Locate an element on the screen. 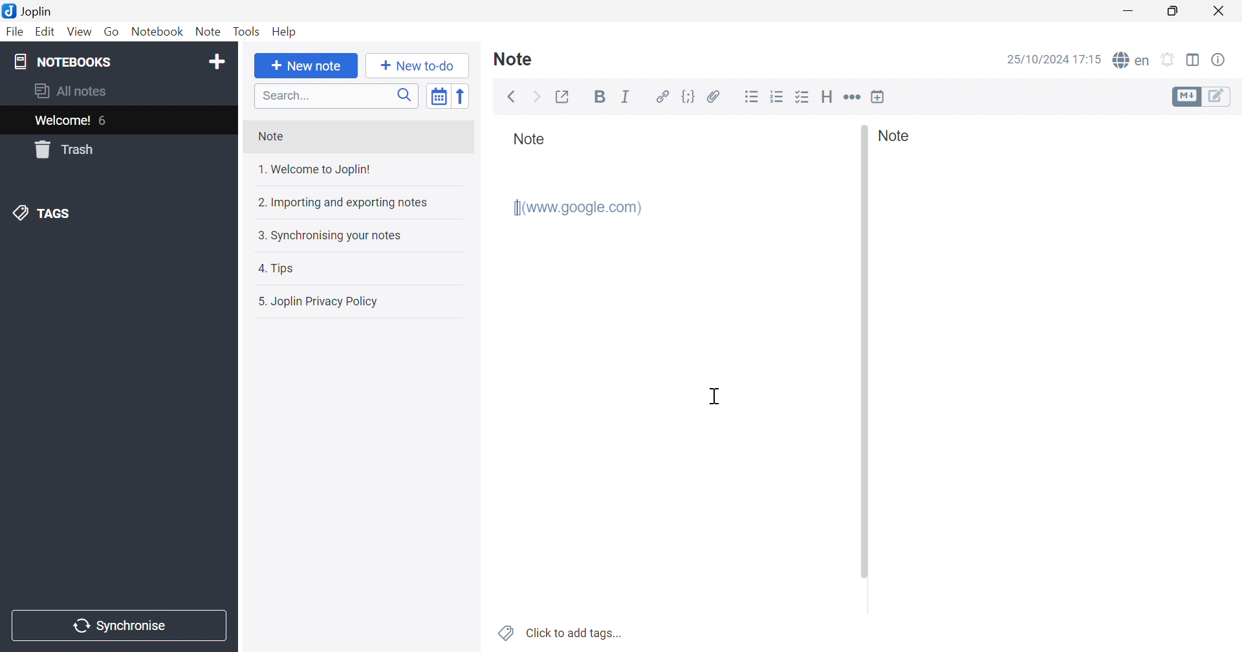 This screenshot has width=1242, height=652. 1. Welcome to Joplin! is located at coordinates (351, 171).